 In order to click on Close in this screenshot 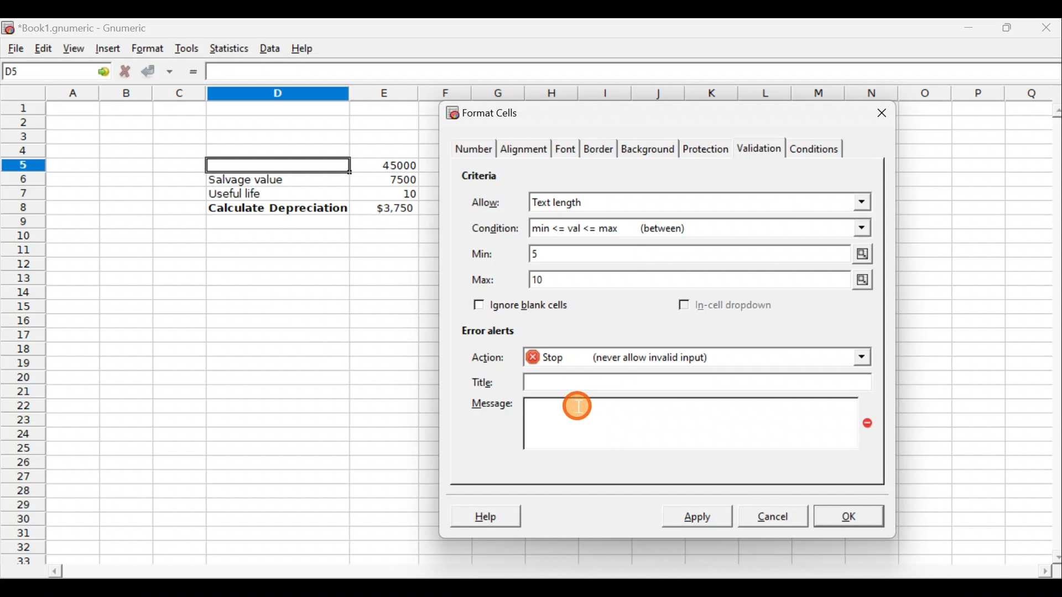, I will do `click(877, 115)`.